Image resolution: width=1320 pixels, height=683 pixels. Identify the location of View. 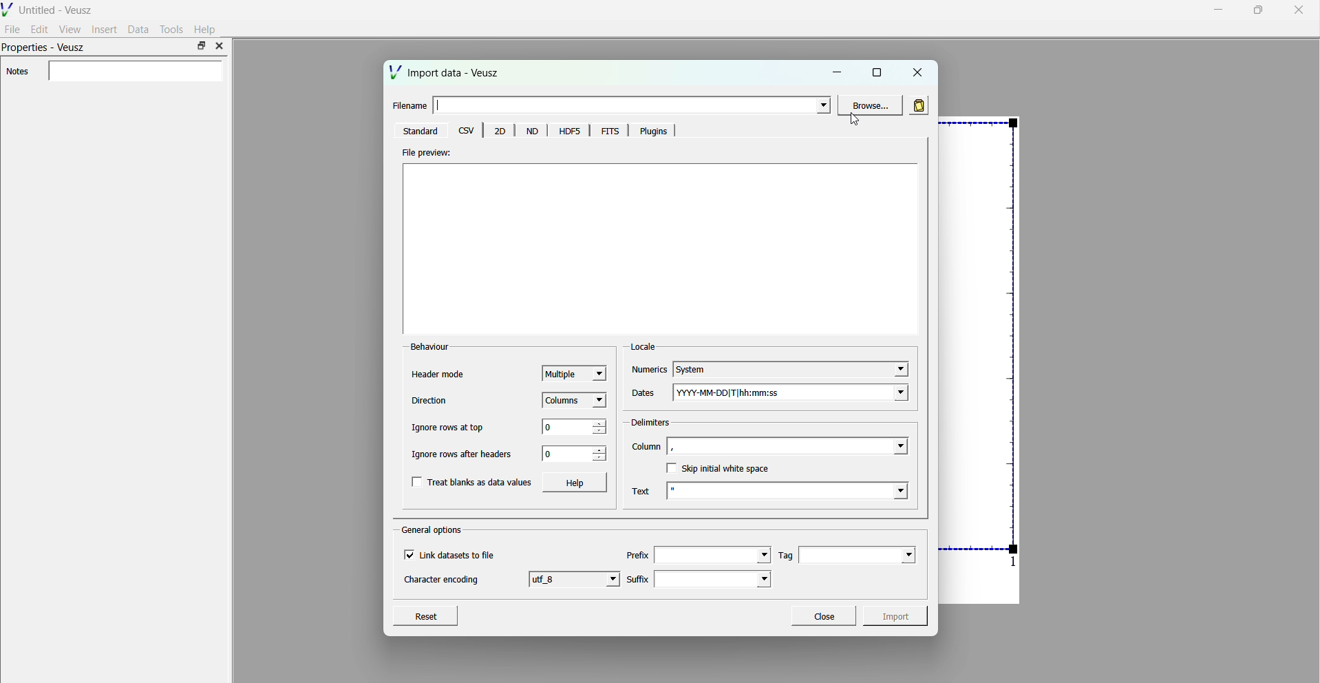
(70, 29).